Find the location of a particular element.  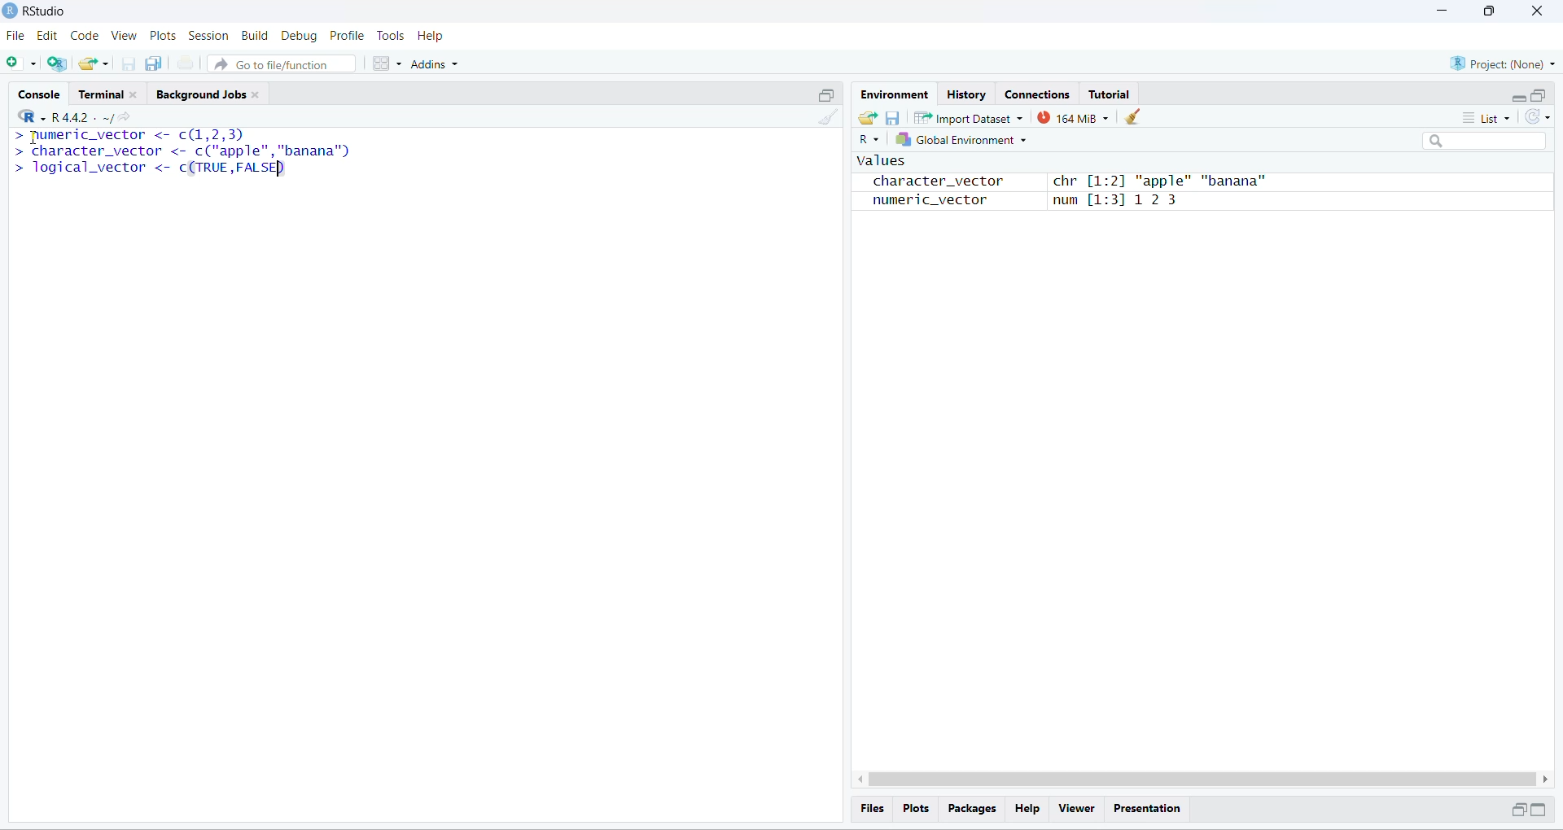

‘character_vector <- c("apple","banana") is located at coordinates (182, 151).